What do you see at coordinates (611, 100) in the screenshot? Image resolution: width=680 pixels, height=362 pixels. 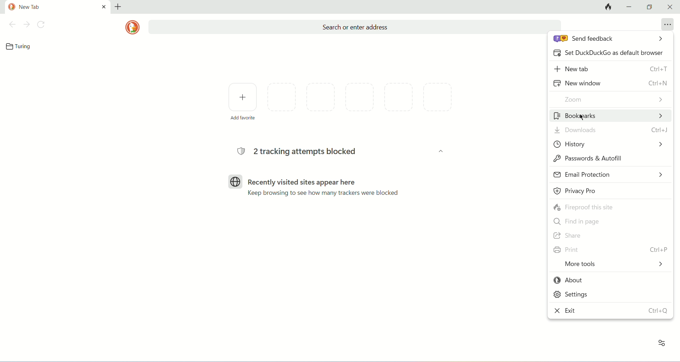 I see `zoom` at bounding box center [611, 100].